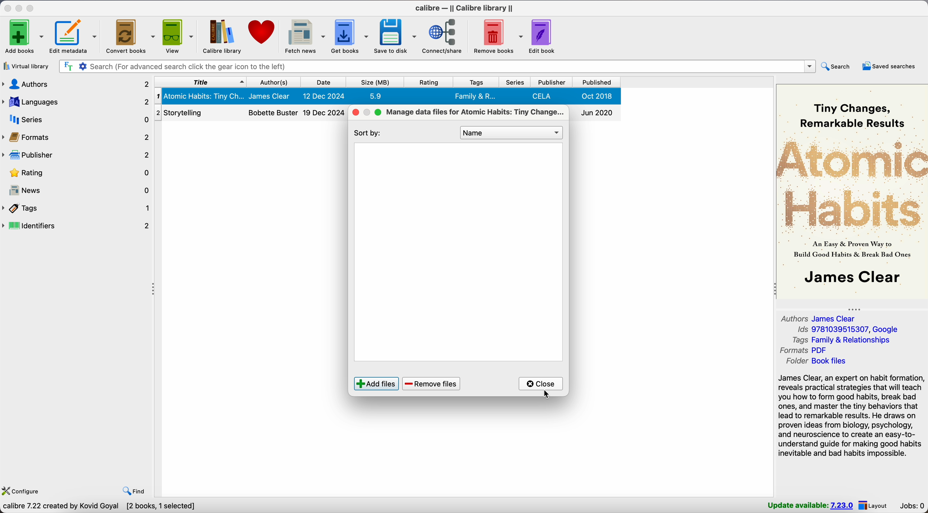  What do you see at coordinates (818, 319) in the screenshot?
I see `authors James Clear` at bounding box center [818, 319].